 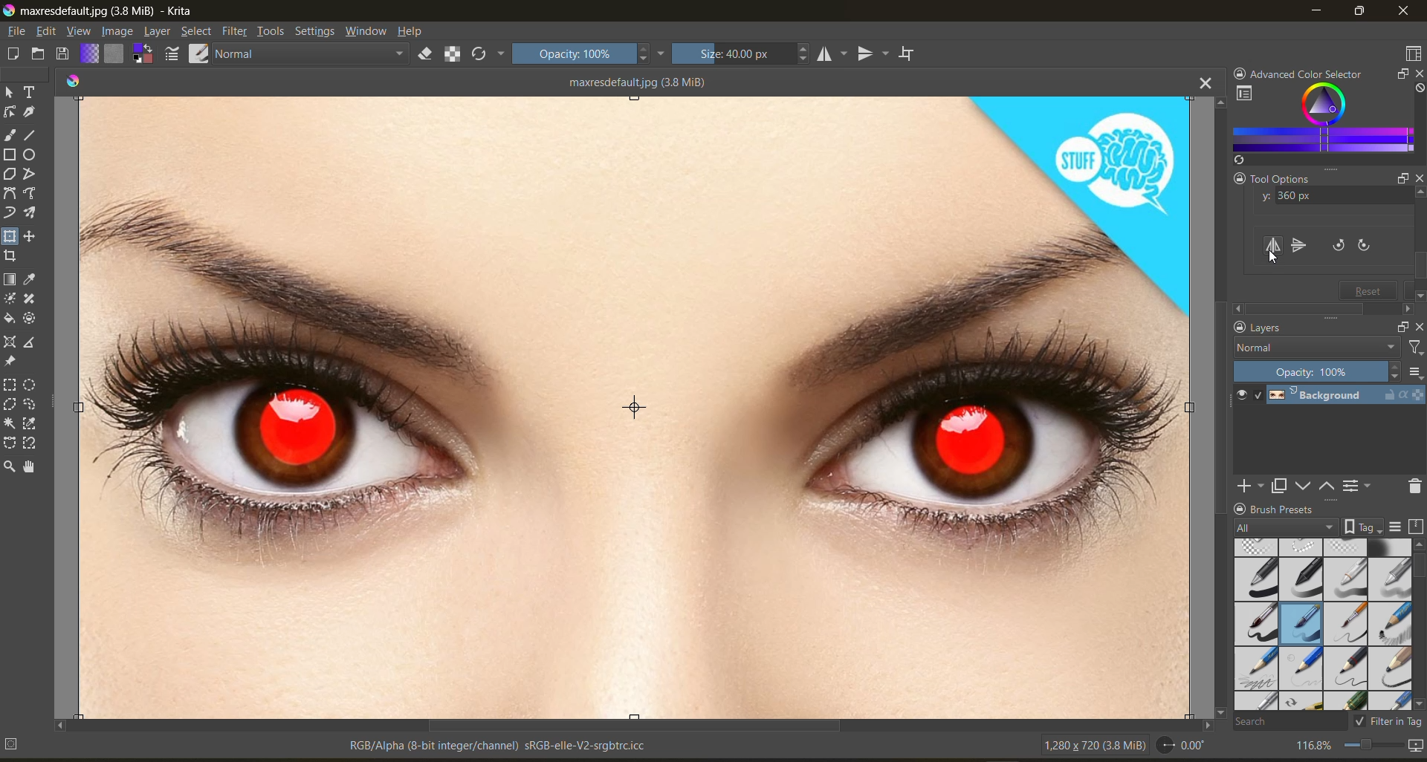 I want to click on zoom factor, so click(x=1315, y=745).